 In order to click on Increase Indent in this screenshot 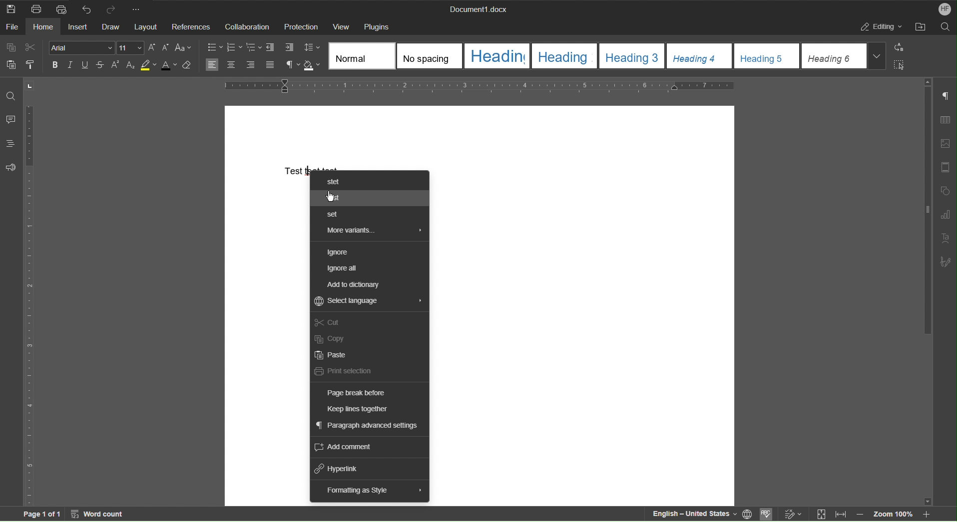, I will do `click(289, 48)`.